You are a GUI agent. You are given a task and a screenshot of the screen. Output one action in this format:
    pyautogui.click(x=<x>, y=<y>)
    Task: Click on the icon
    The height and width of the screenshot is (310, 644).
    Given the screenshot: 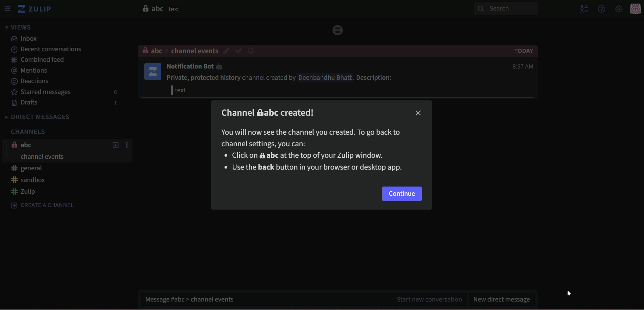 What is the action you would take?
    pyautogui.click(x=151, y=71)
    